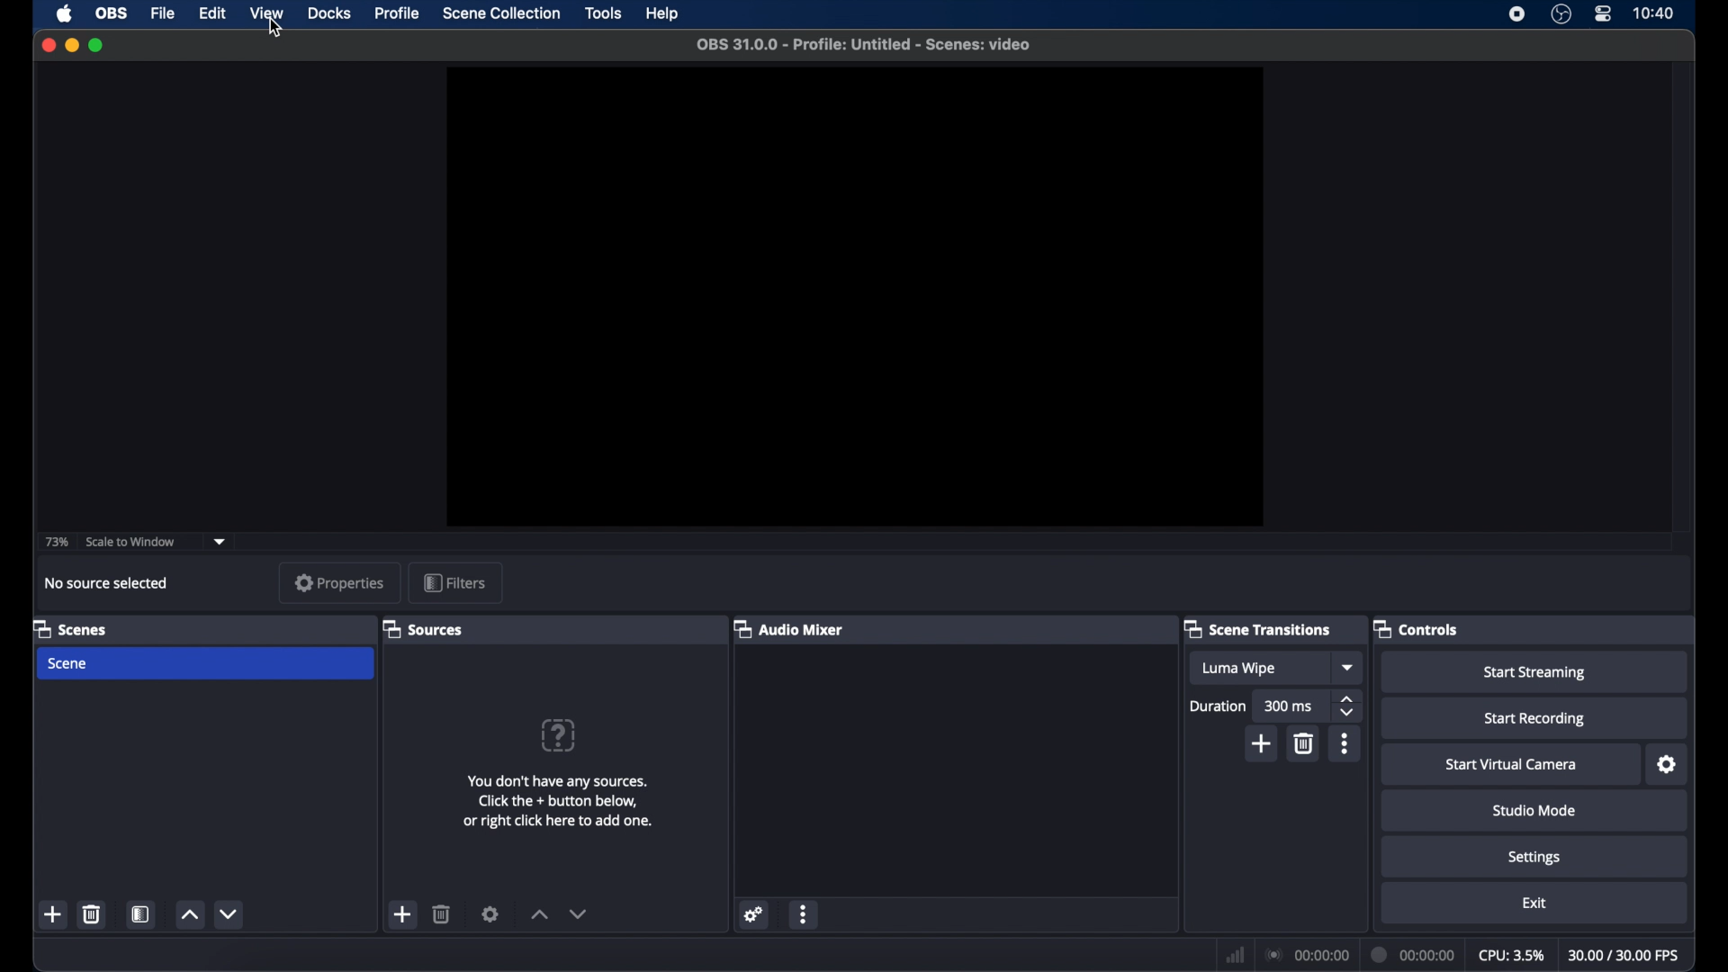 The image size is (1728, 972). I want to click on luma wipe, so click(1238, 668).